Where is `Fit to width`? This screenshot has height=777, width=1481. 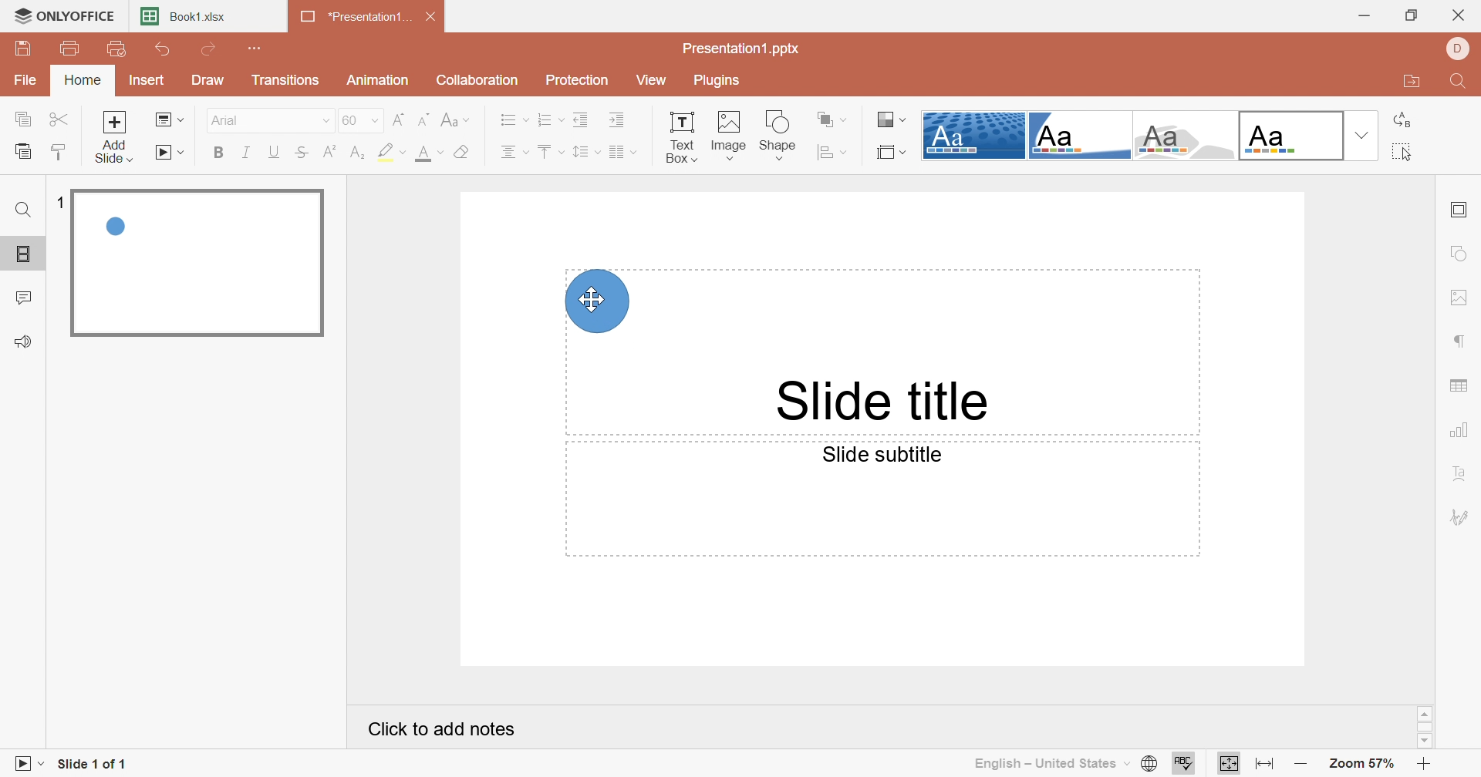 Fit to width is located at coordinates (1264, 766).